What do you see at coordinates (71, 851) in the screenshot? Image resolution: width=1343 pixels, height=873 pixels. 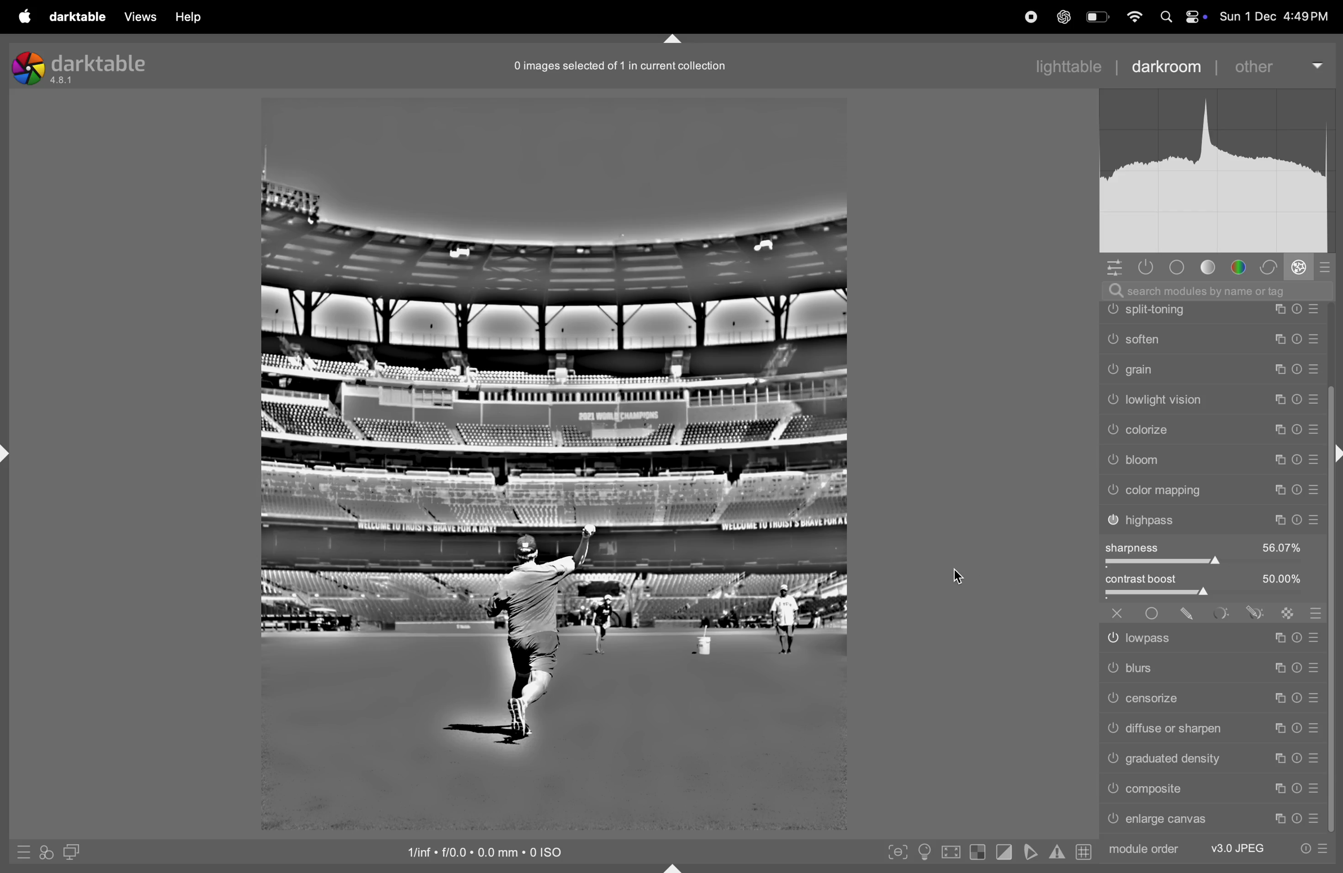 I see `display second darkroom image` at bounding box center [71, 851].